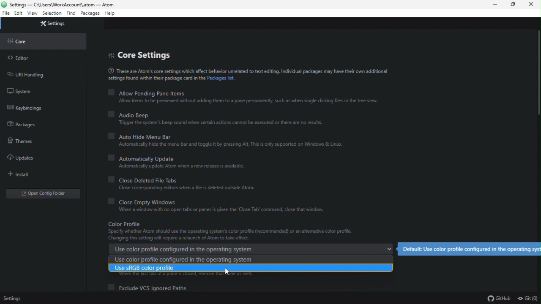  Describe the element at coordinates (230, 271) in the screenshot. I see `cursor` at that location.